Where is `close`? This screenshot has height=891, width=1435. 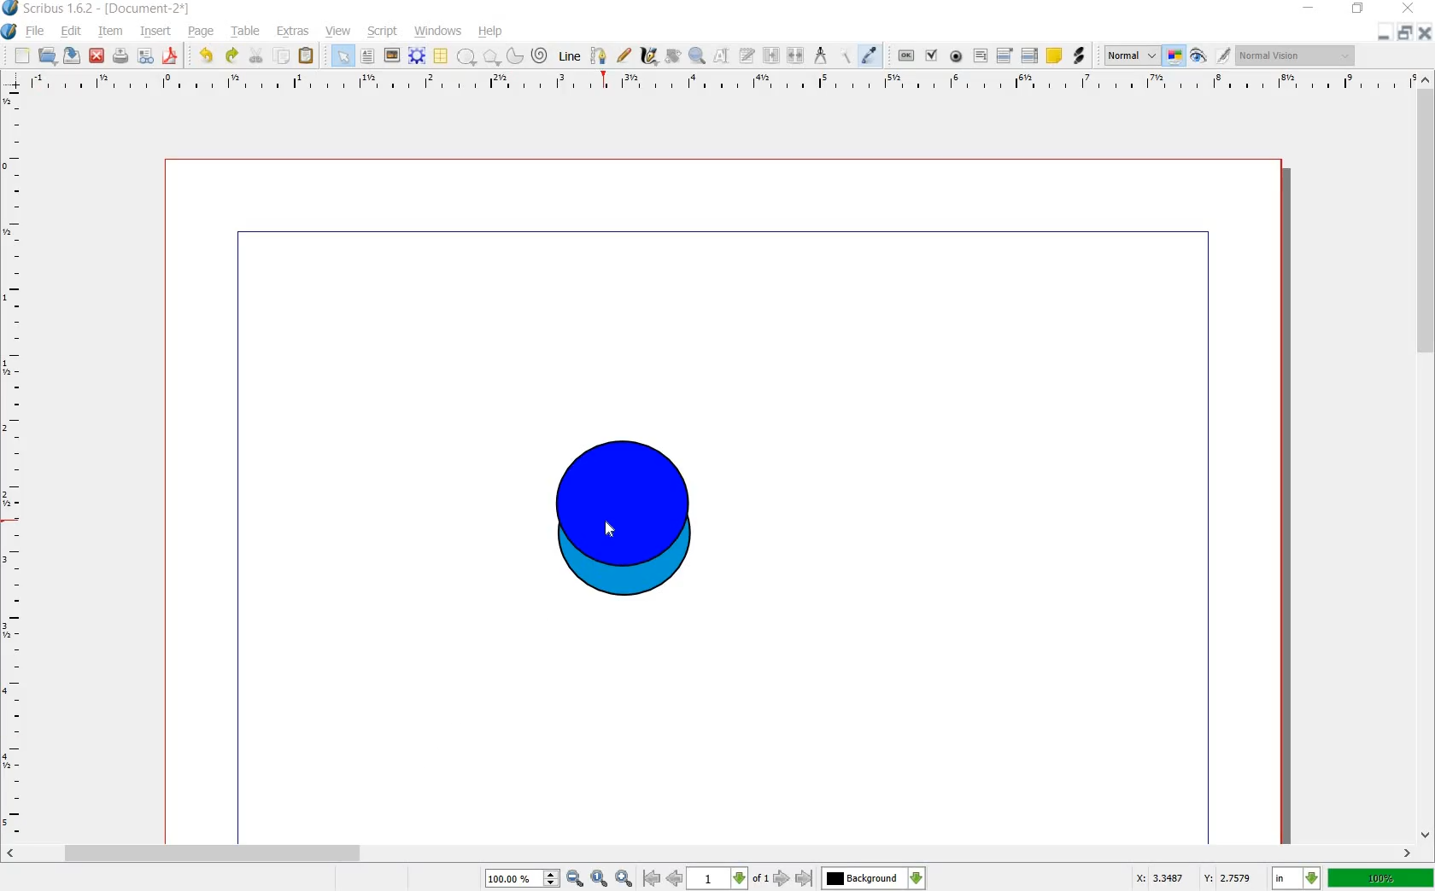 close is located at coordinates (1425, 33).